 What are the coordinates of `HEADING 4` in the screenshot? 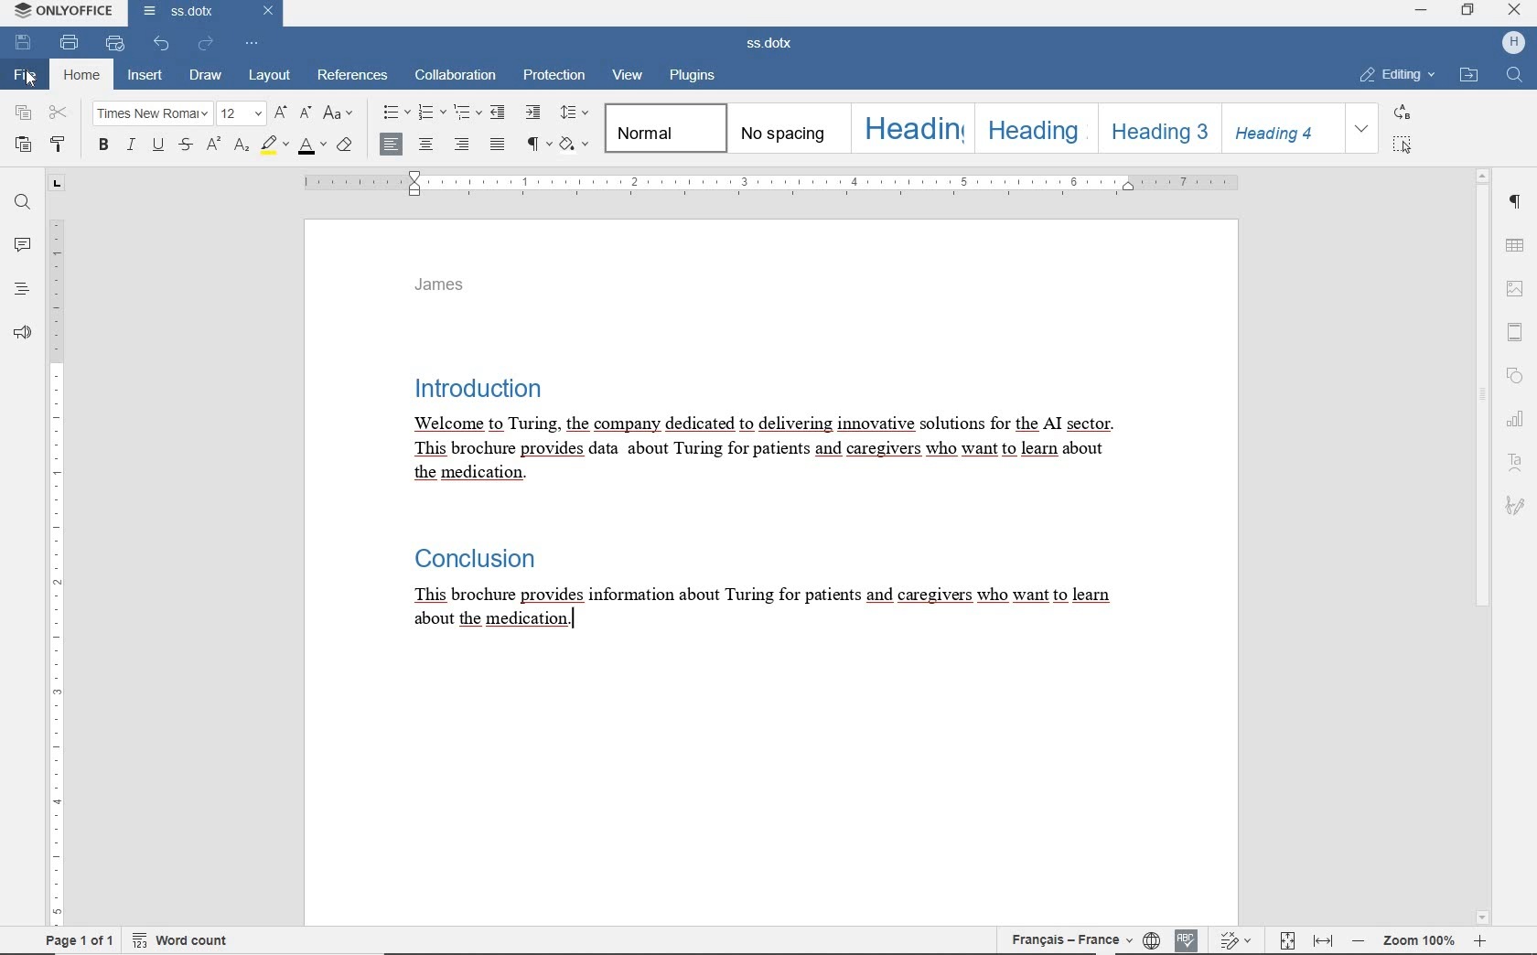 It's located at (1279, 129).